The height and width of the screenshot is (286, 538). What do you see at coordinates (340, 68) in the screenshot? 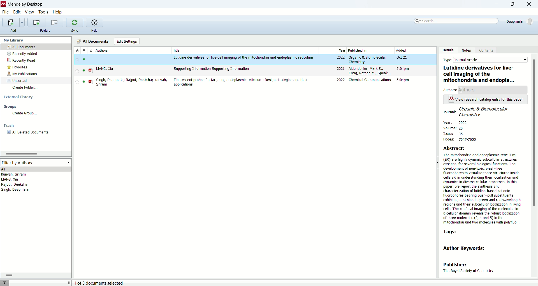
I see `2021` at bounding box center [340, 68].